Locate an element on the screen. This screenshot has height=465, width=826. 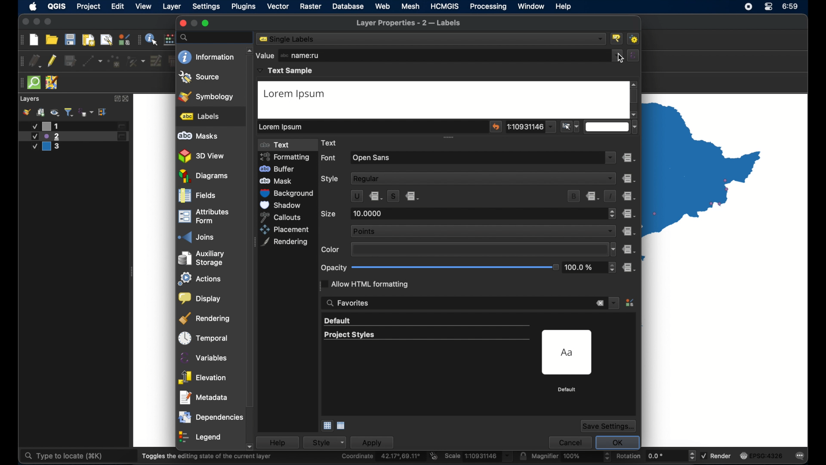
window is located at coordinates (531, 7).